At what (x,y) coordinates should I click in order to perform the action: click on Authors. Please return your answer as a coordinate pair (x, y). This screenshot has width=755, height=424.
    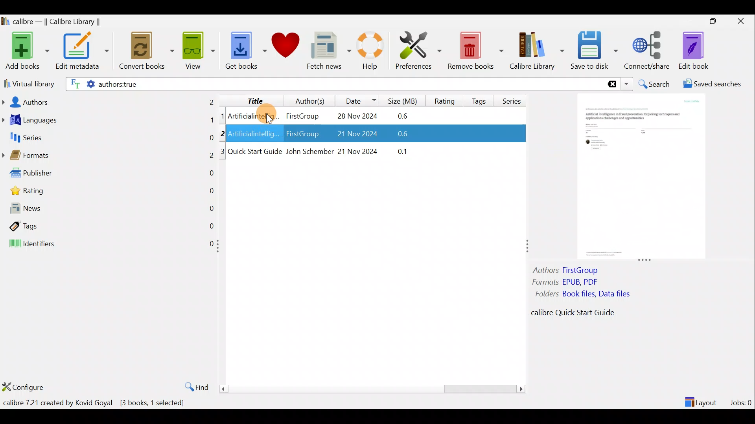
    Looking at the image, I should click on (109, 101).